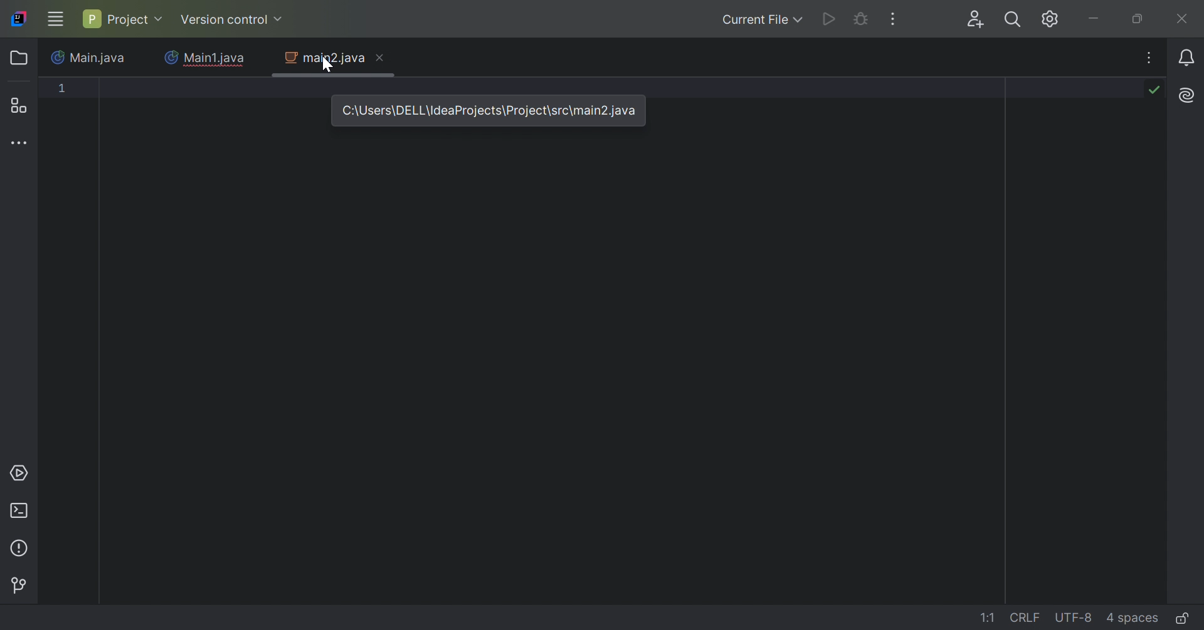 Image resolution: width=1204 pixels, height=630 pixels. I want to click on Terminal, so click(23, 512).